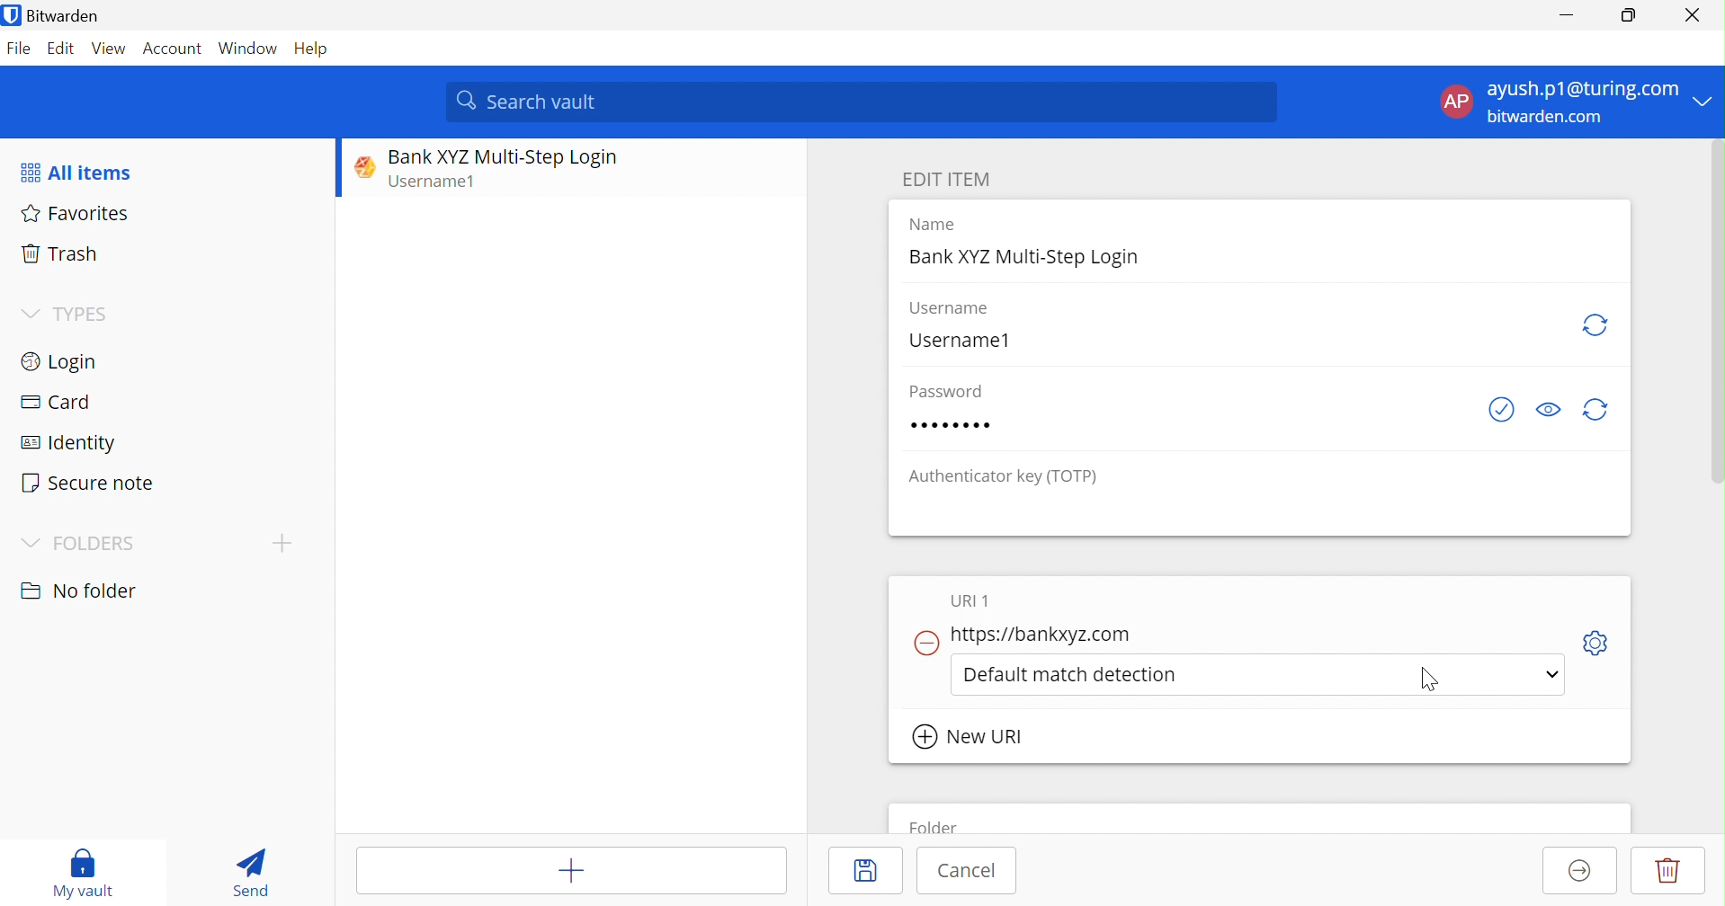 The height and width of the screenshot is (906, 1725). Describe the element at coordinates (87, 314) in the screenshot. I see `TYPES` at that location.